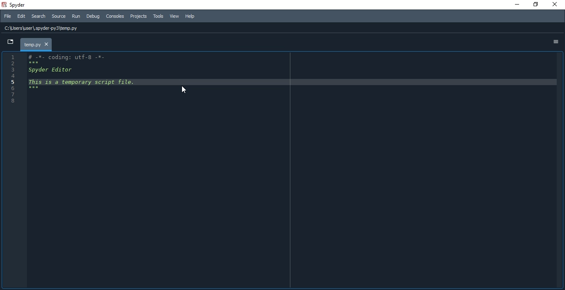 This screenshot has width=565, height=290. What do you see at coordinates (39, 17) in the screenshot?
I see `Search` at bounding box center [39, 17].